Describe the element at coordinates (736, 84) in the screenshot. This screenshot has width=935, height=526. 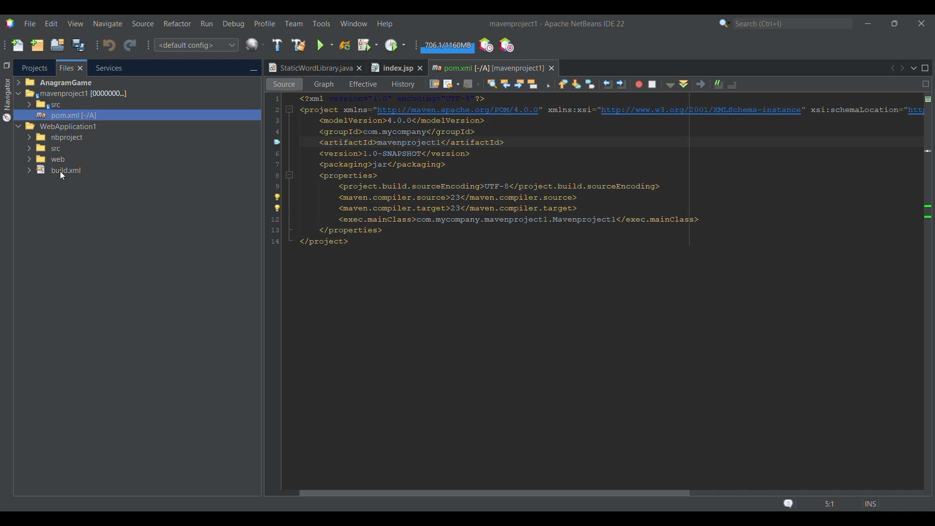
I see `Uncomment` at that location.